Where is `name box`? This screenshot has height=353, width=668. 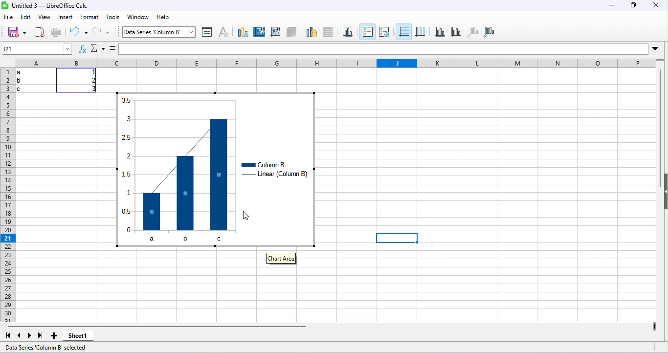
name box is located at coordinates (39, 49).